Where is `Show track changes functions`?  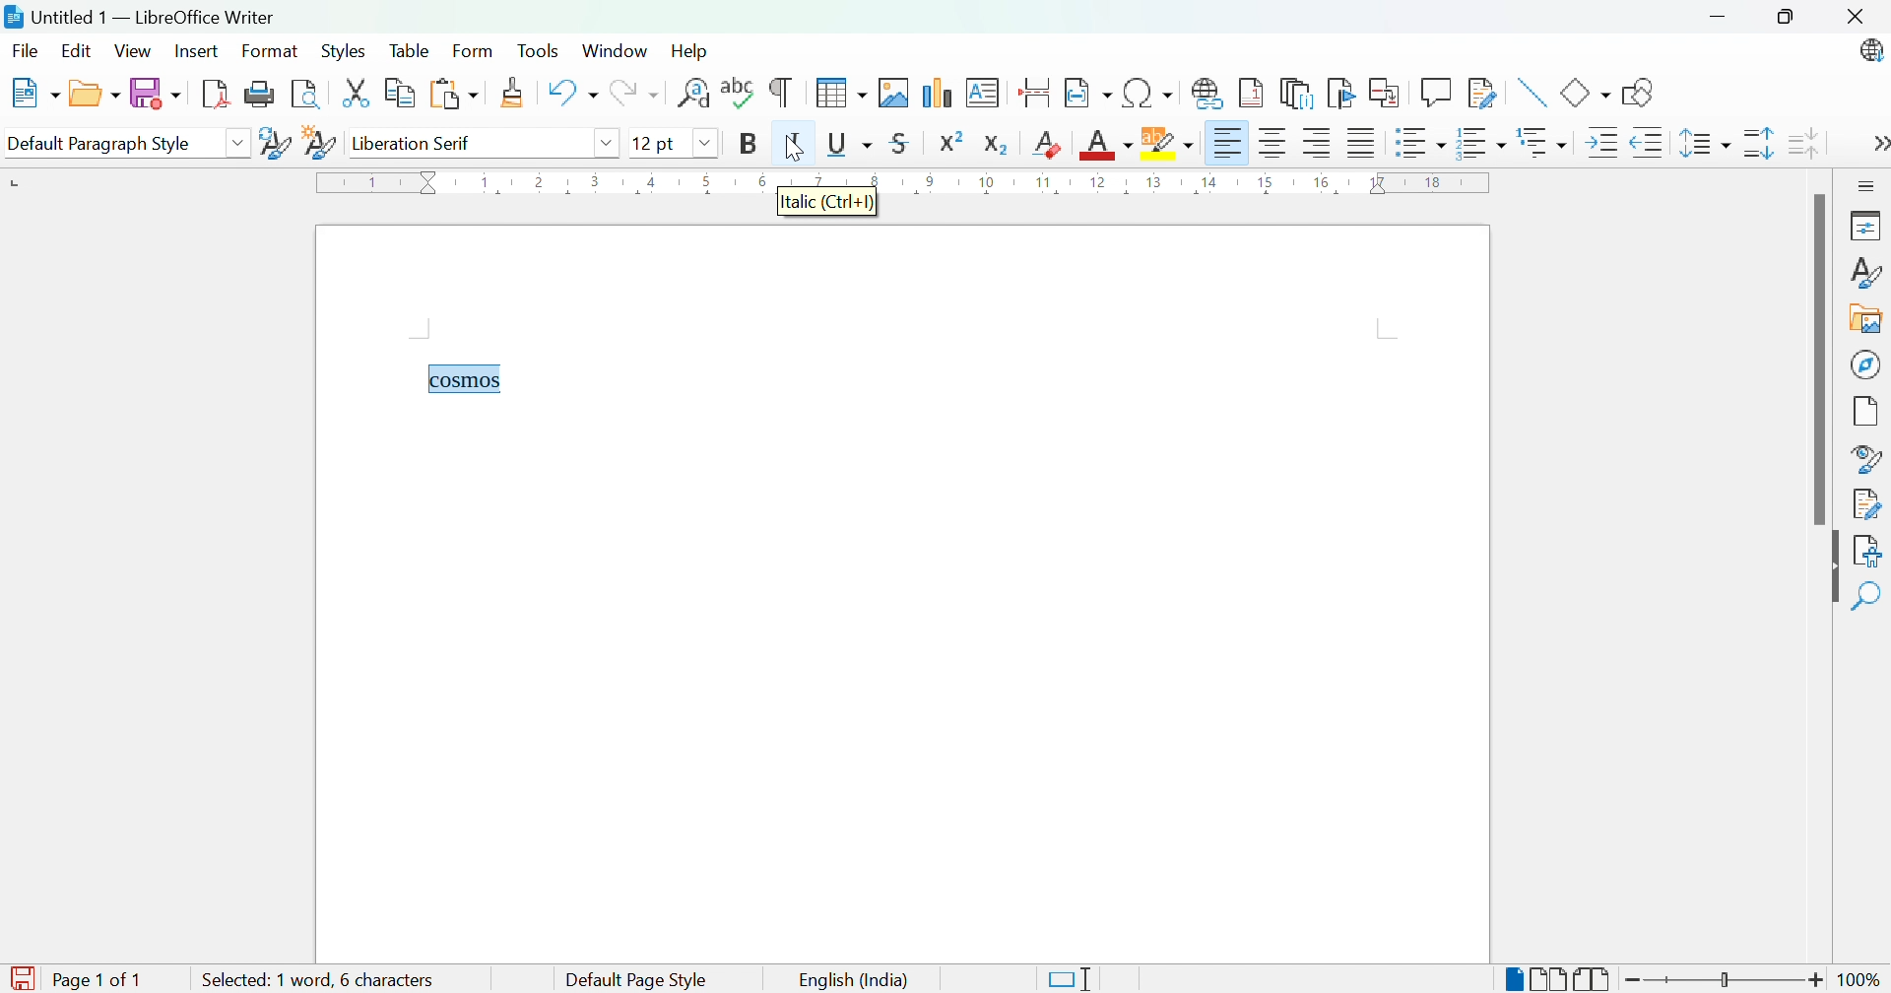
Show track changes functions is located at coordinates (1478, 91).